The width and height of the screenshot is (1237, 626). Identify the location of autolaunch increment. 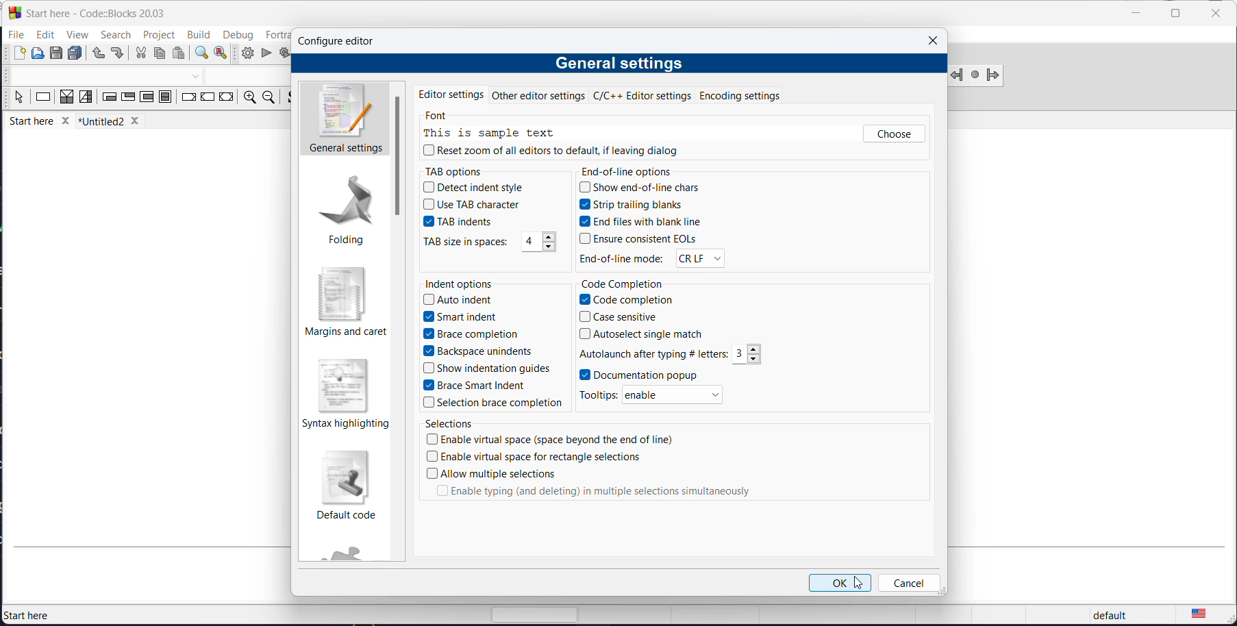
(753, 349).